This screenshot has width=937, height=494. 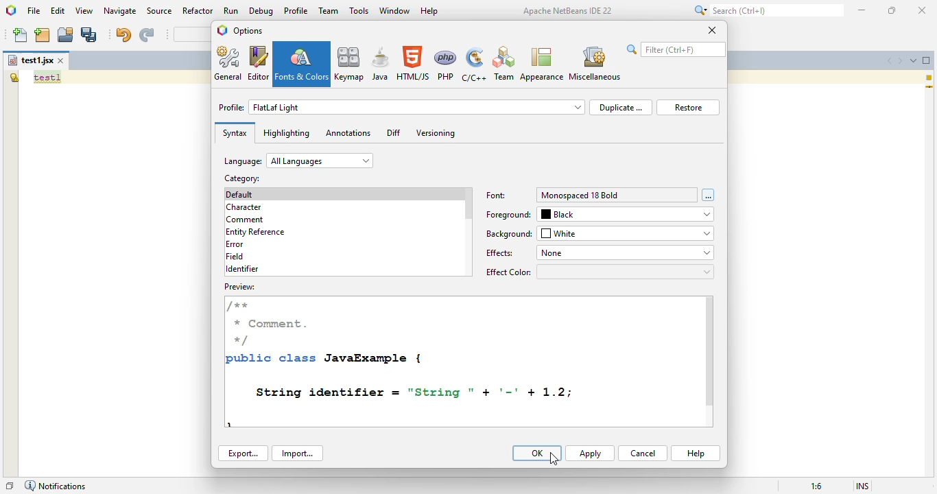 I want to click on keymap, so click(x=349, y=63).